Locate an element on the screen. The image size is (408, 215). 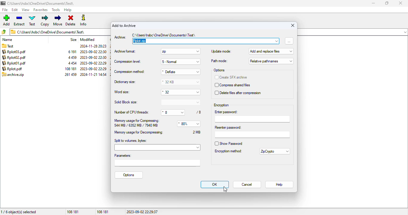
108 181 is located at coordinates (73, 211).